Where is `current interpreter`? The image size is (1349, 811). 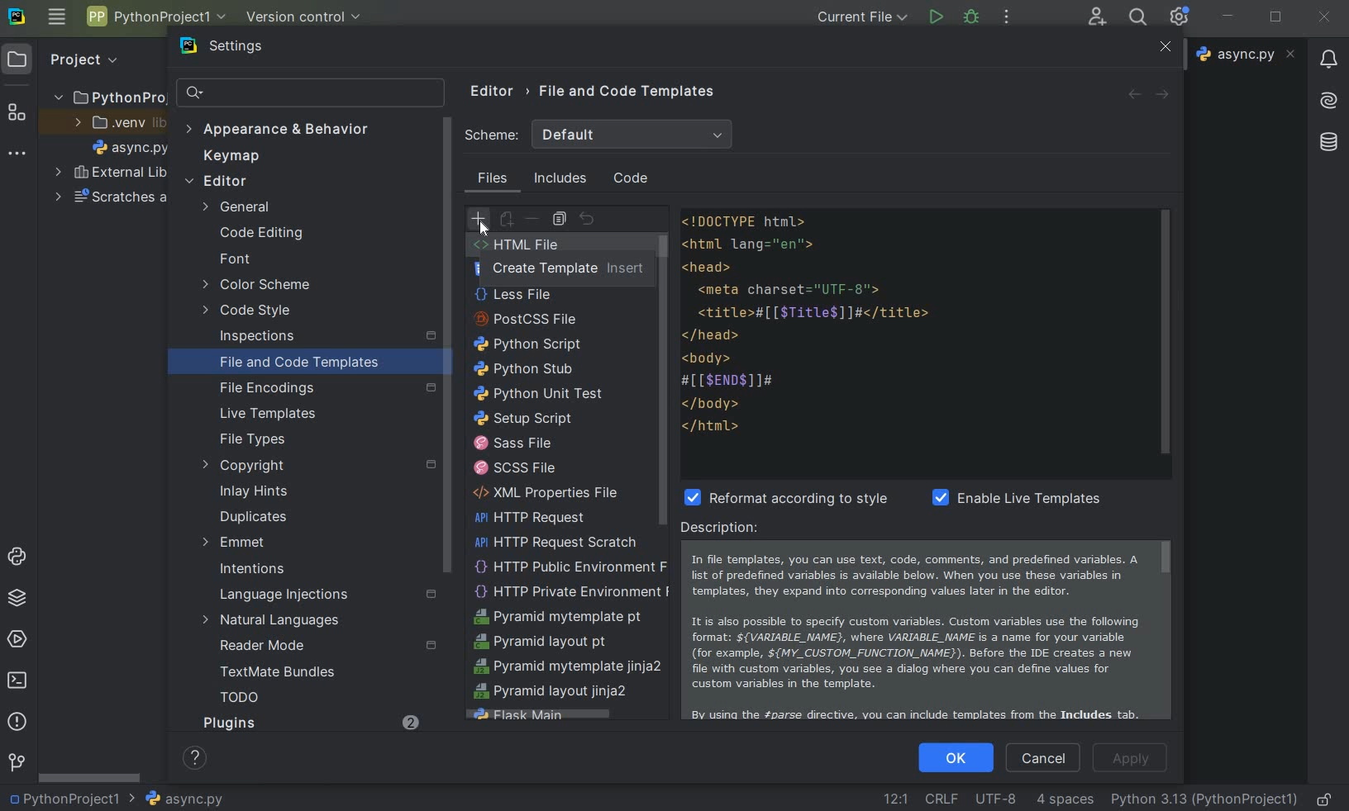 current interpreter is located at coordinates (1206, 800).